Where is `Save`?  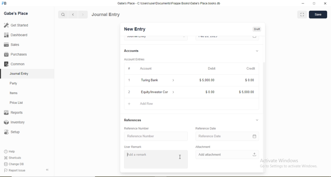
Save is located at coordinates (318, 14).